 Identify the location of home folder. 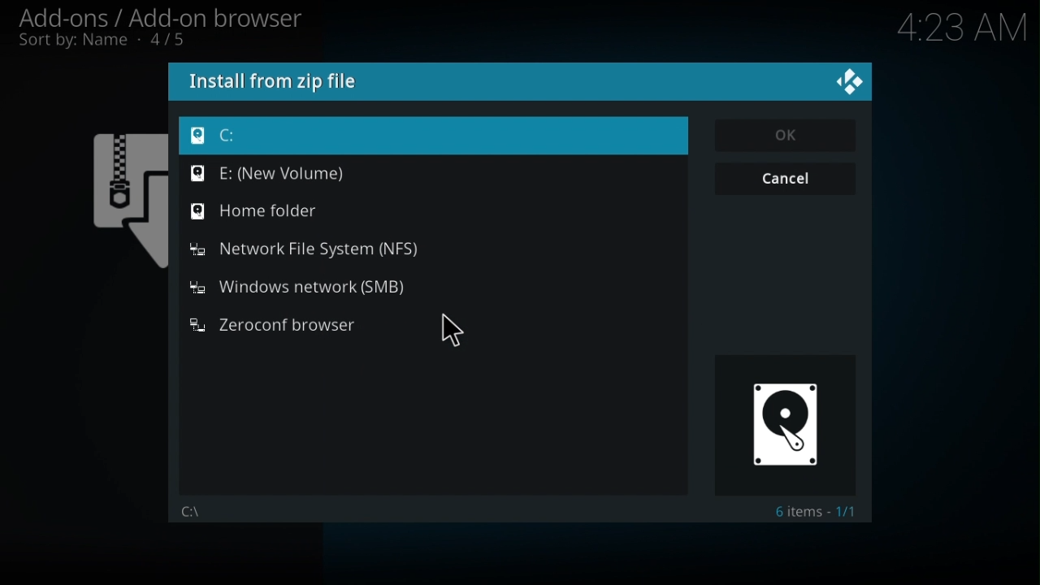
(274, 212).